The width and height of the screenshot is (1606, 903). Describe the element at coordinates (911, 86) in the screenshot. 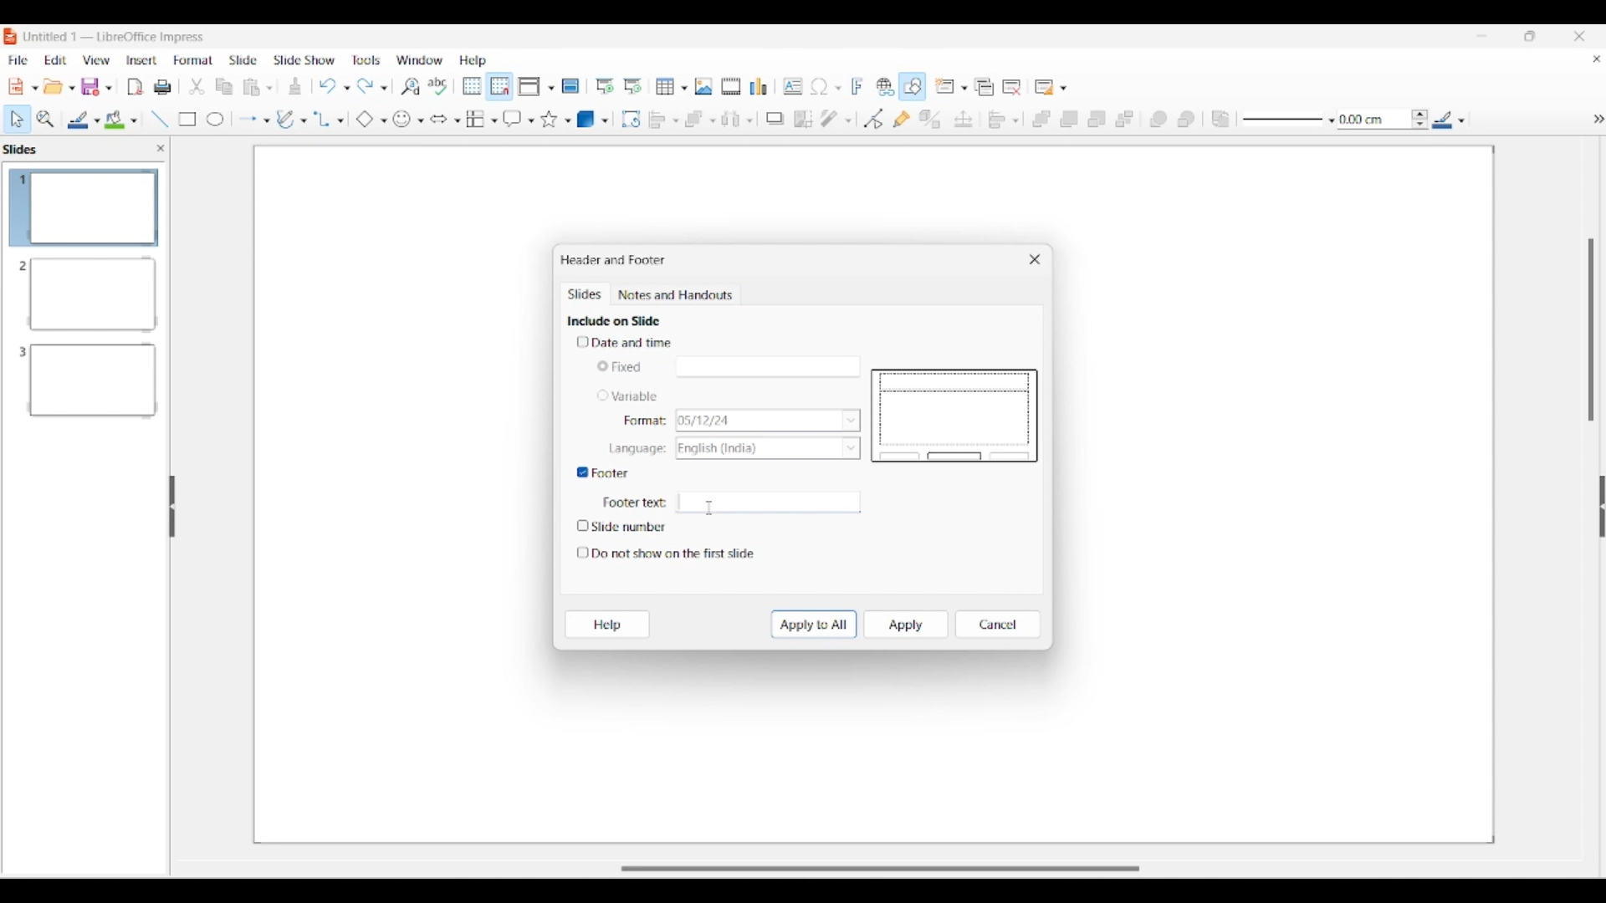

I see `Show draw functions, highlighted` at that location.